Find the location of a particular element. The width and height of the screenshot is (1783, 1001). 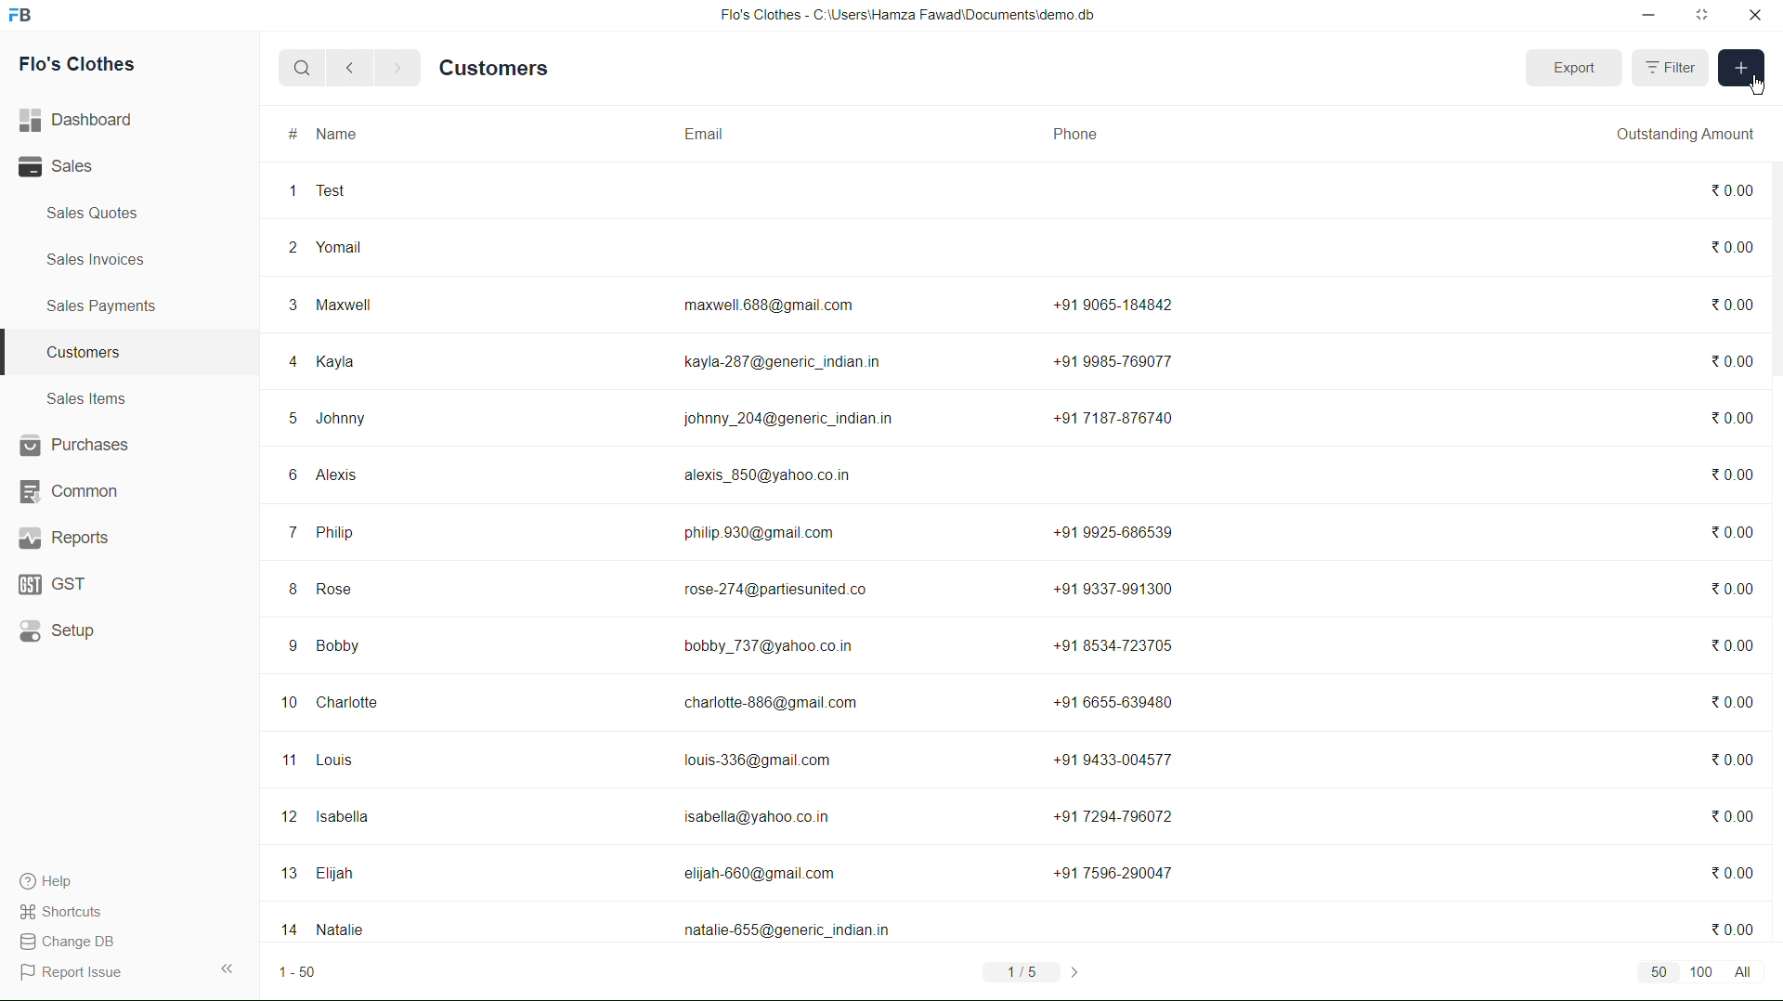

GST is located at coordinates (54, 586).